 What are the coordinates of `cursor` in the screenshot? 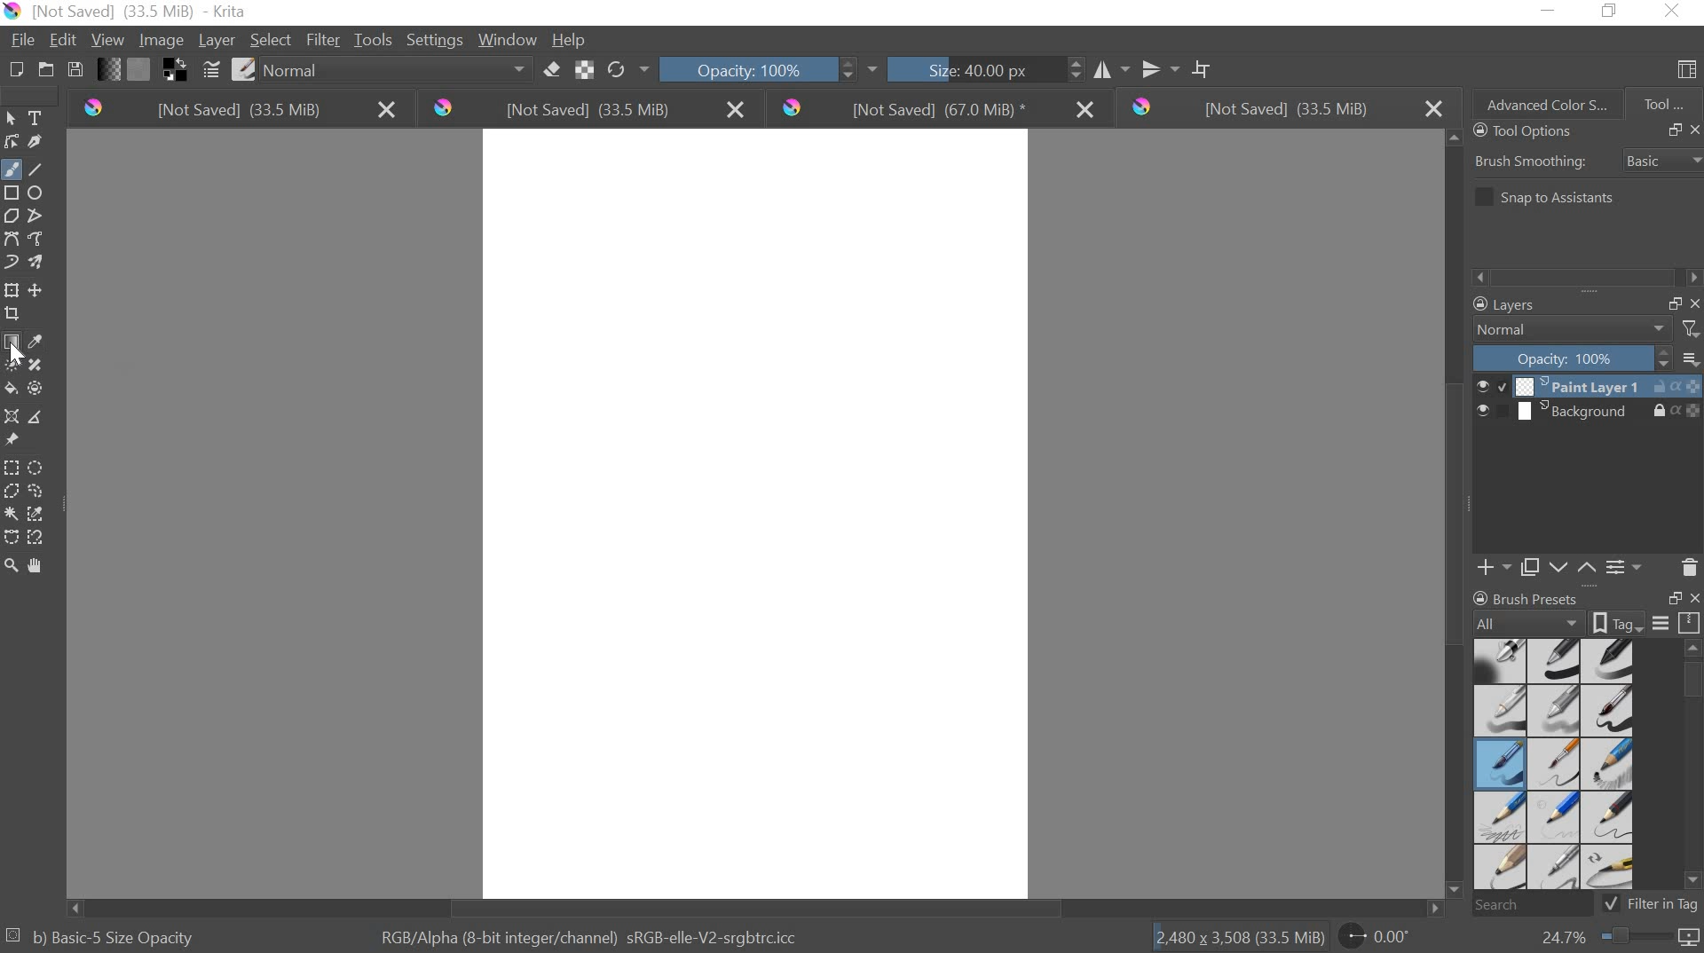 It's located at (17, 353).